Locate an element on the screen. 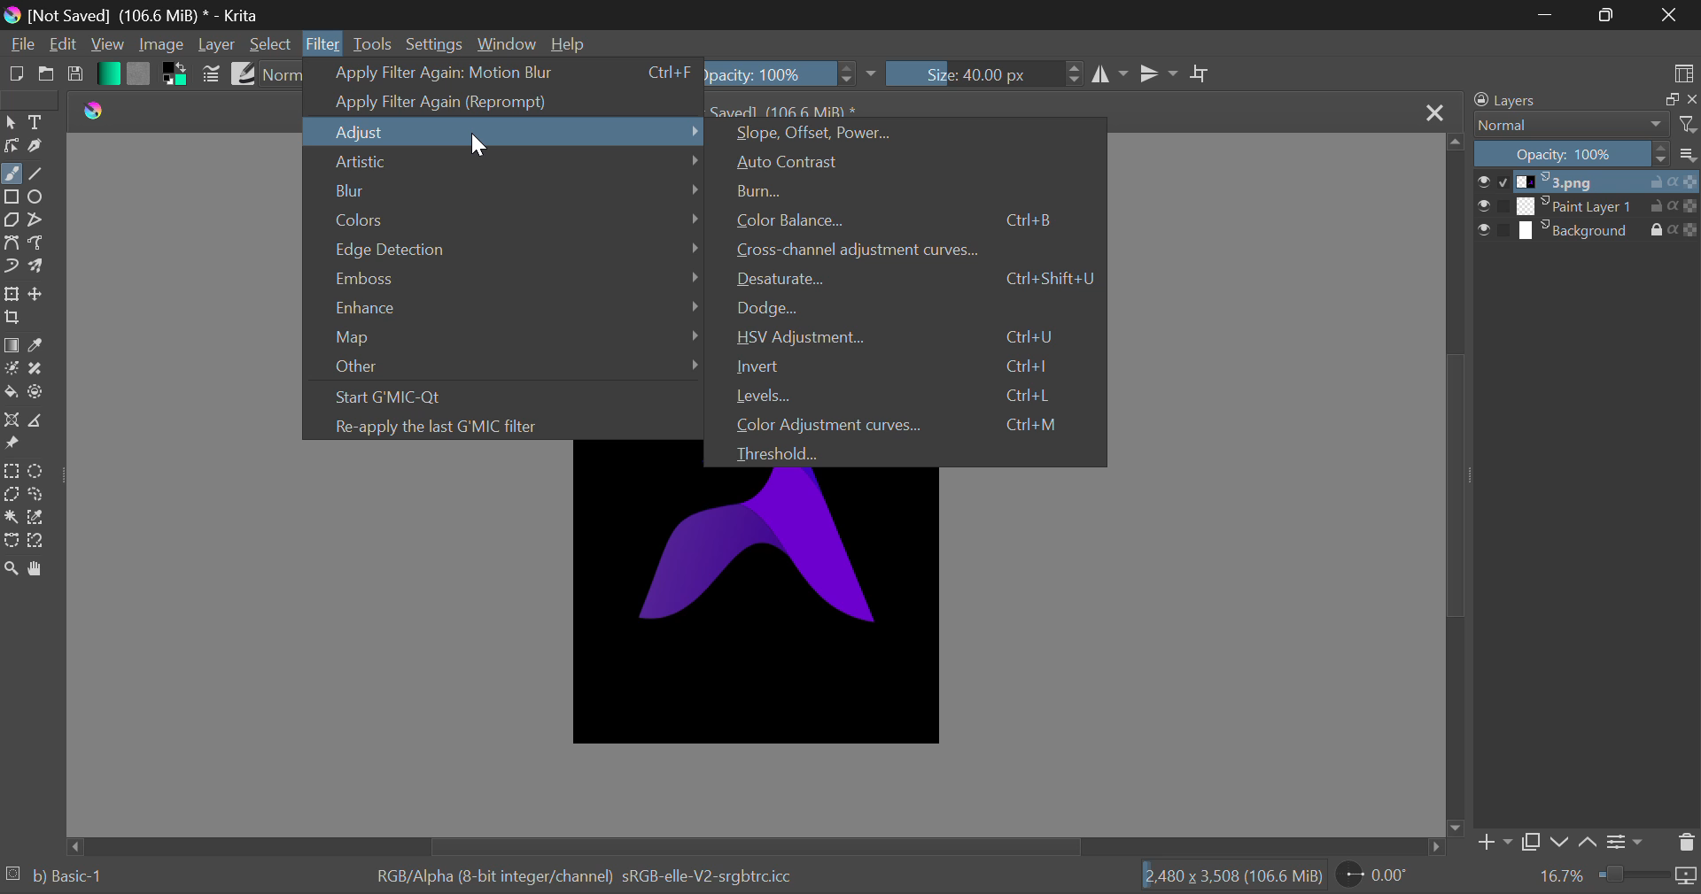 The width and height of the screenshot is (1701, 894). Restore Down is located at coordinates (1547, 15).